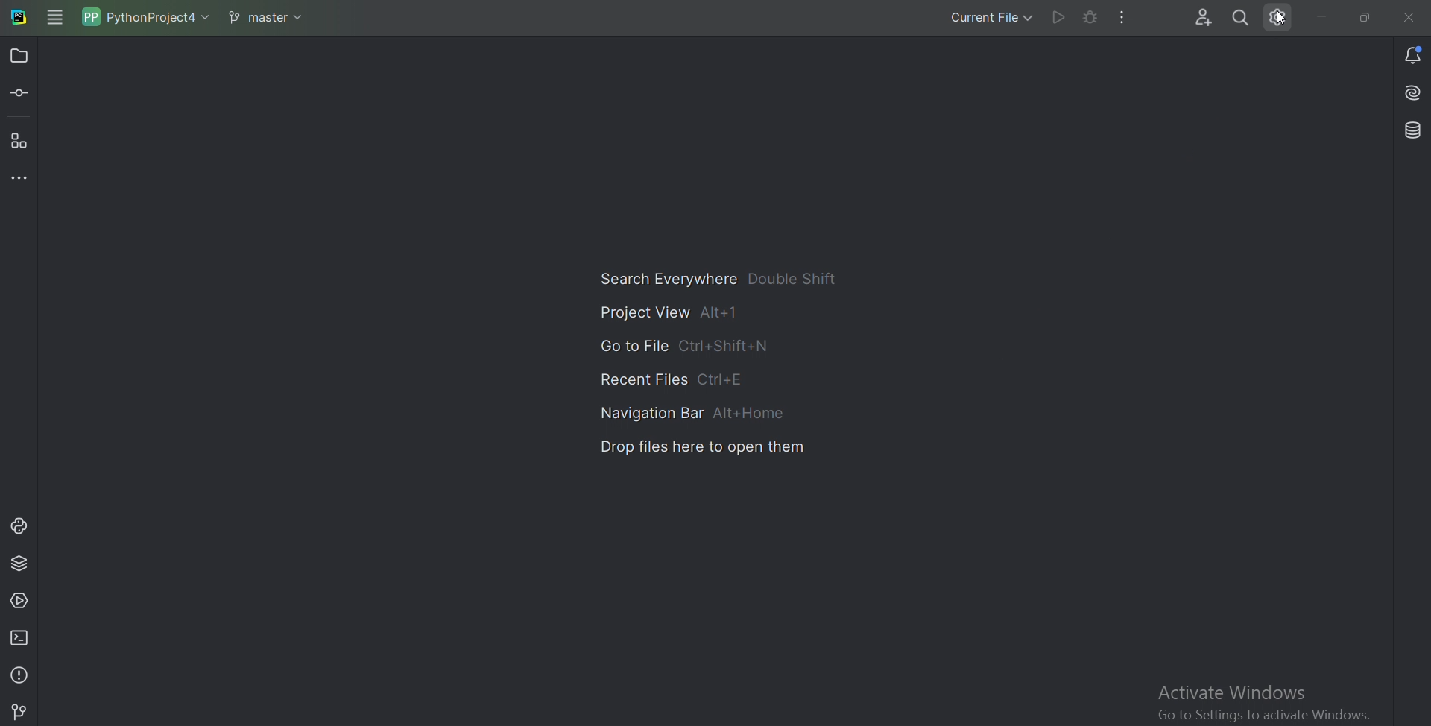 Image resolution: width=1431 pixels, height=726 pixels. What do you see at coordinates (1240, 19) in the screenshot?
I see `Search Everywhere` at bounding box center [1240, 19].